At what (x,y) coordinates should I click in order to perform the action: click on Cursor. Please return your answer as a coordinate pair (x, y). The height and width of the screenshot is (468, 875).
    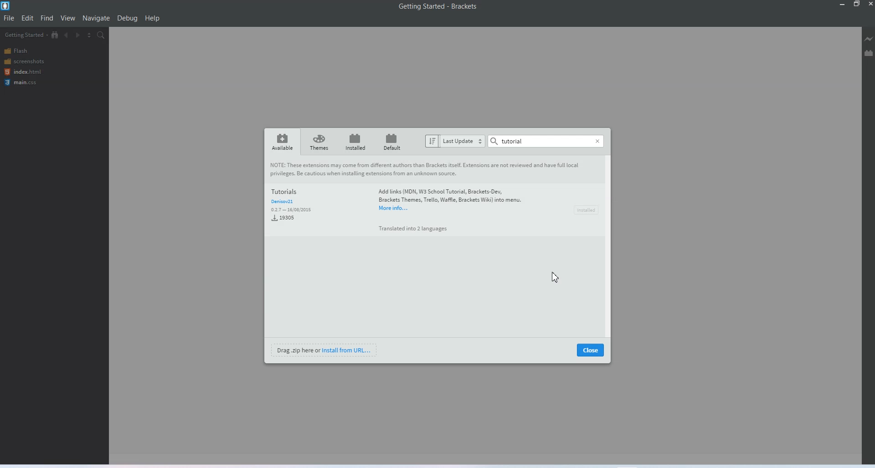
    Looking at the image, I should click on (555, 277).